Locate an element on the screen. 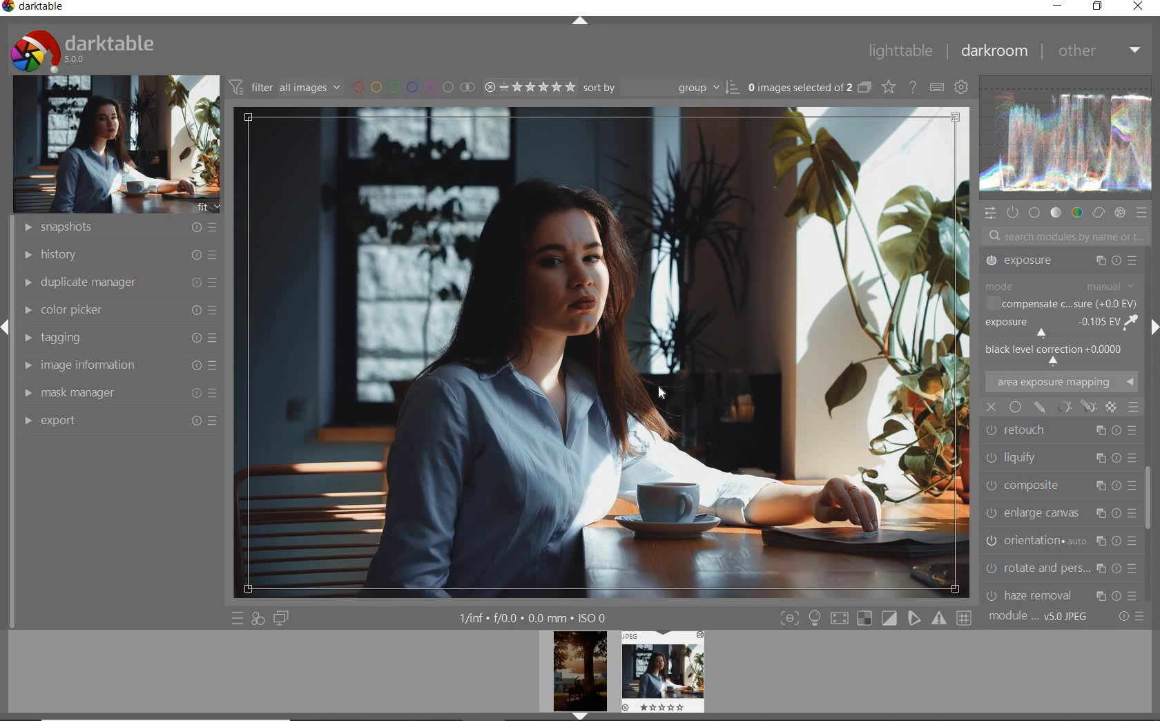 This screenshot has width=1160, height=721. CHANGE TYPE OF OVERRELAY is located at coordinates (887, 86).